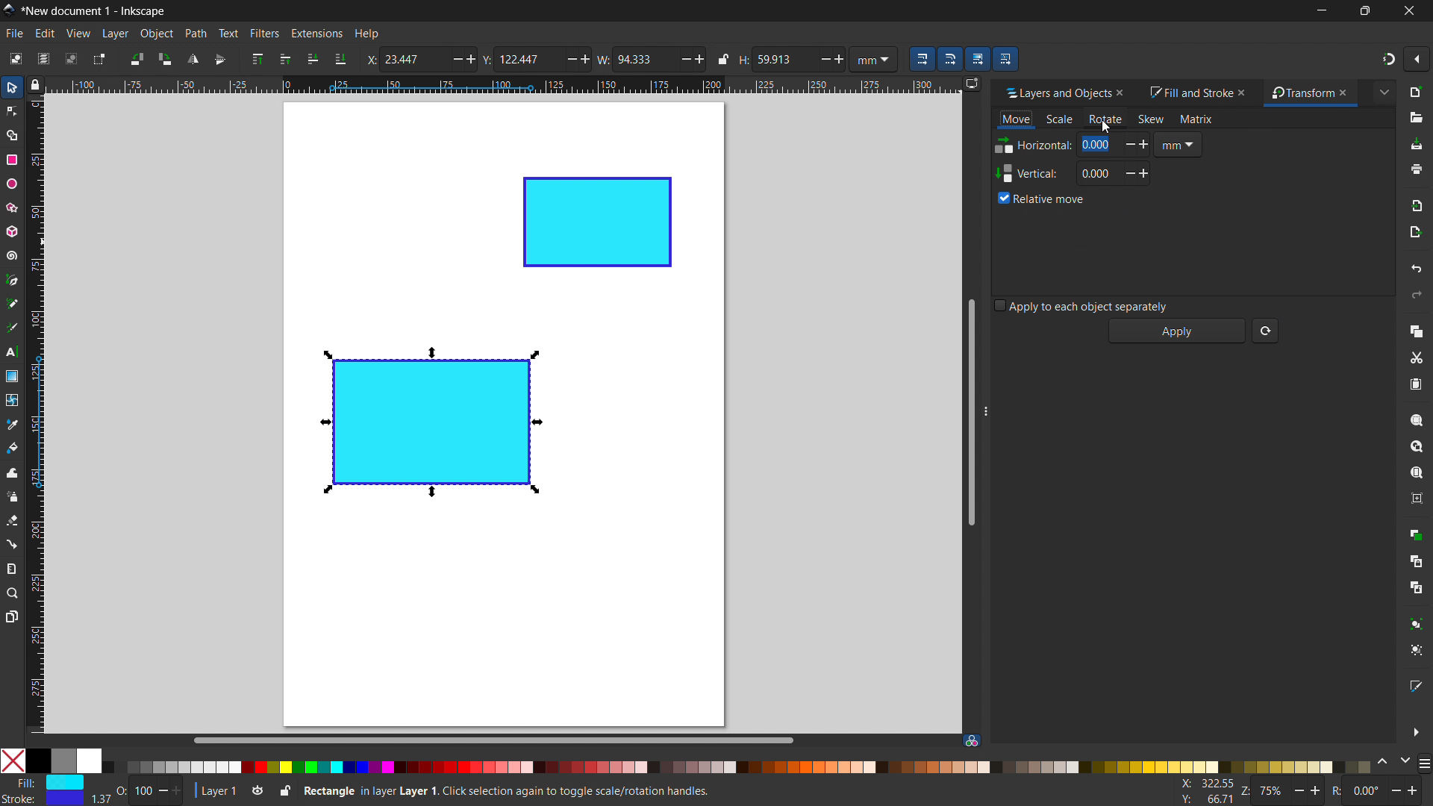 This screenshot has width=1433, height=806. I want to click on Vertical, so click(1031, 174).